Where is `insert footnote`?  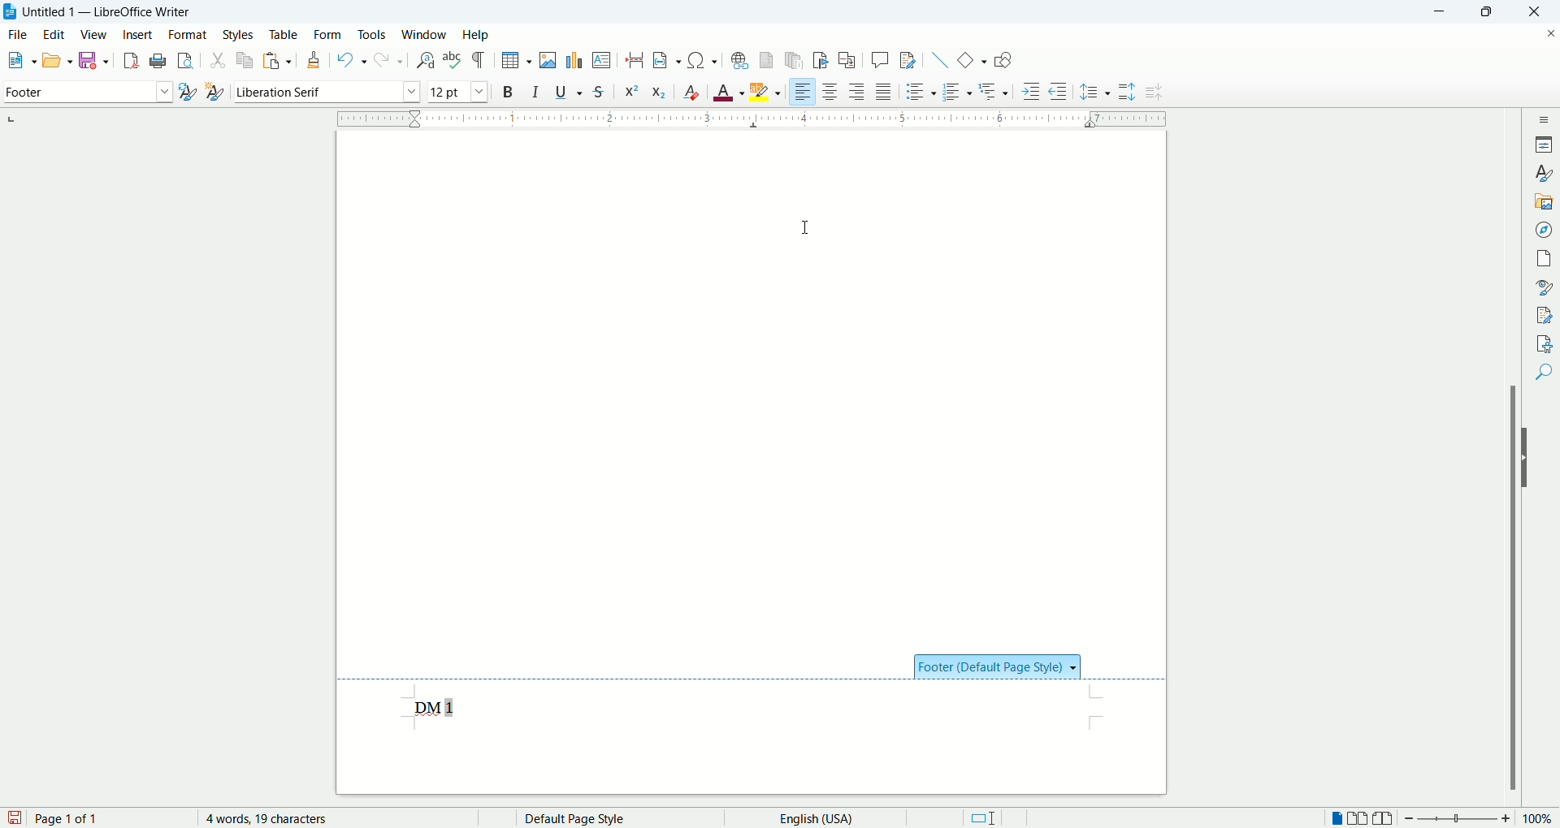 insert footnote is located at coordinates (766, 60).